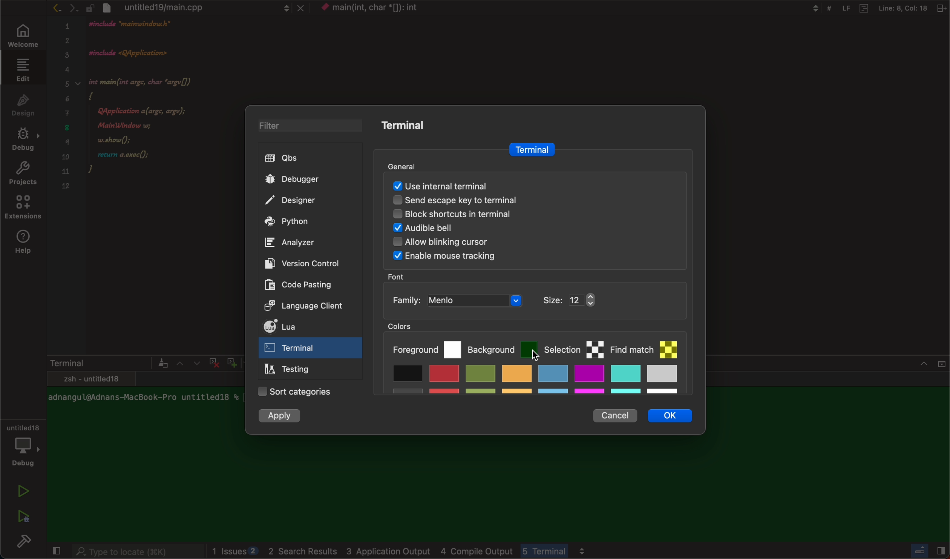 The height and width of the screenshot is (559, 950). I want to click on color list, so click(534, 382).